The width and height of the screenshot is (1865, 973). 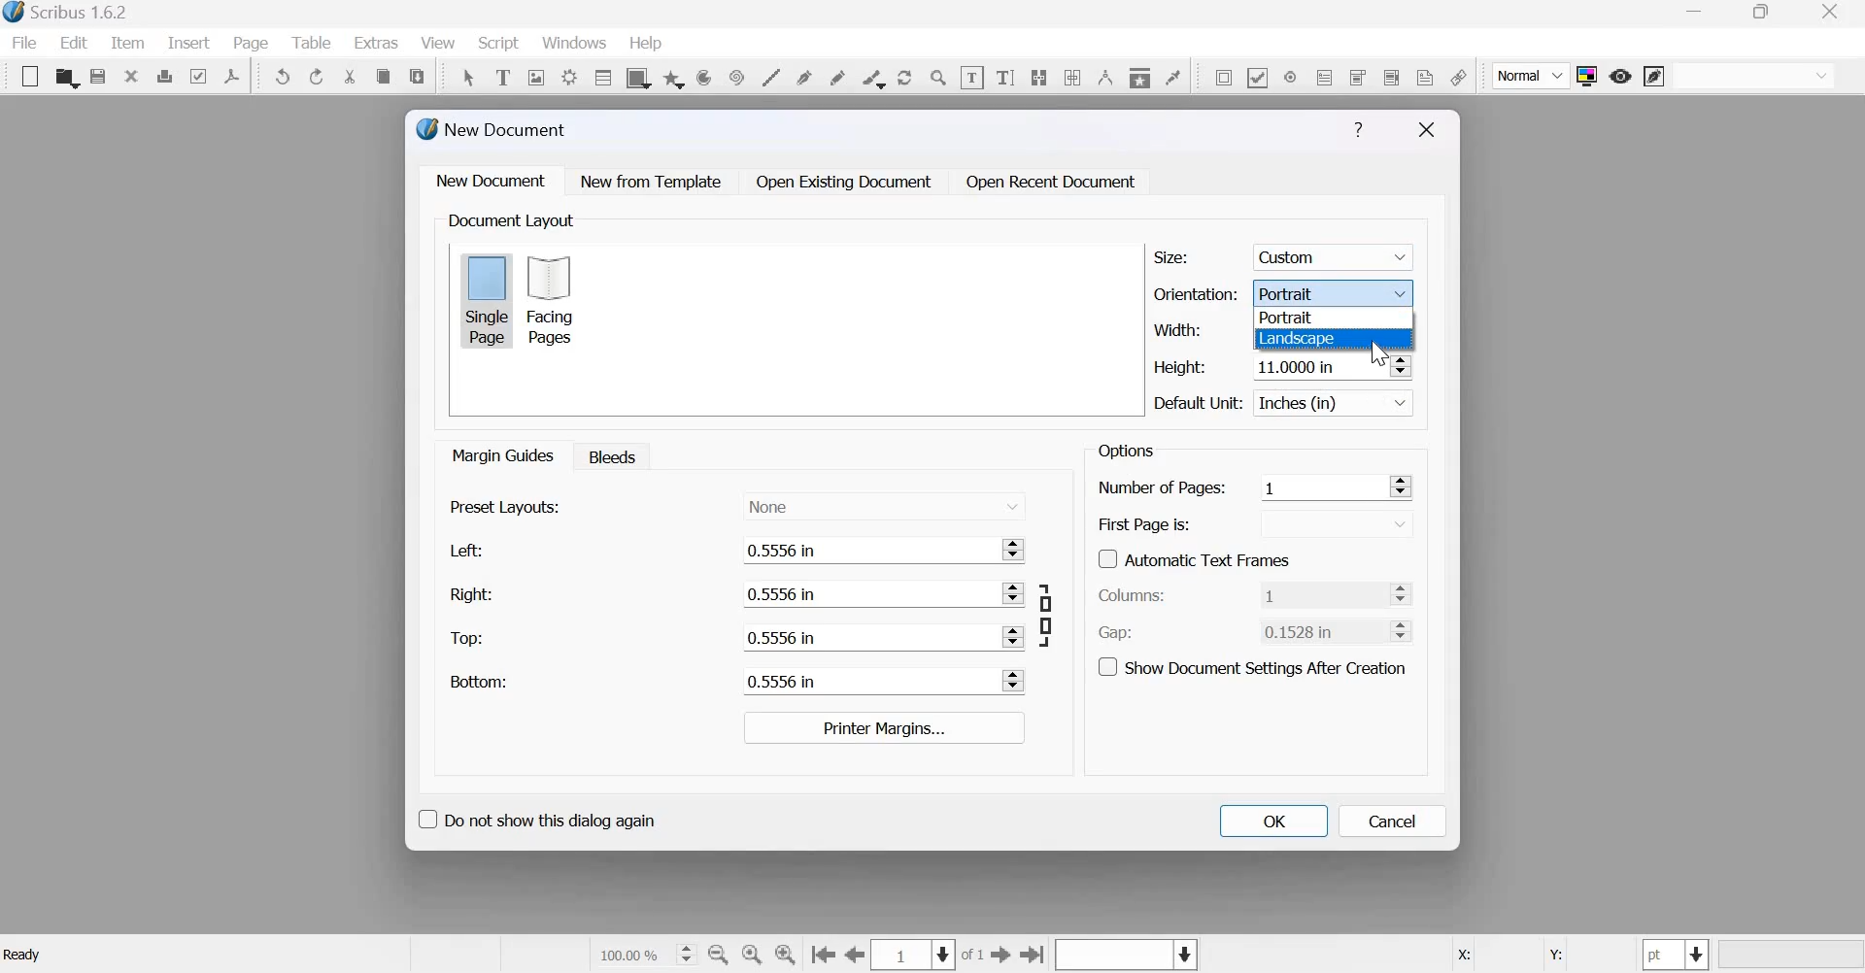 What do you see at coordinates (1103, 77) in the screenshot?
I see `Measurements` at bounding box center [1103, 77].